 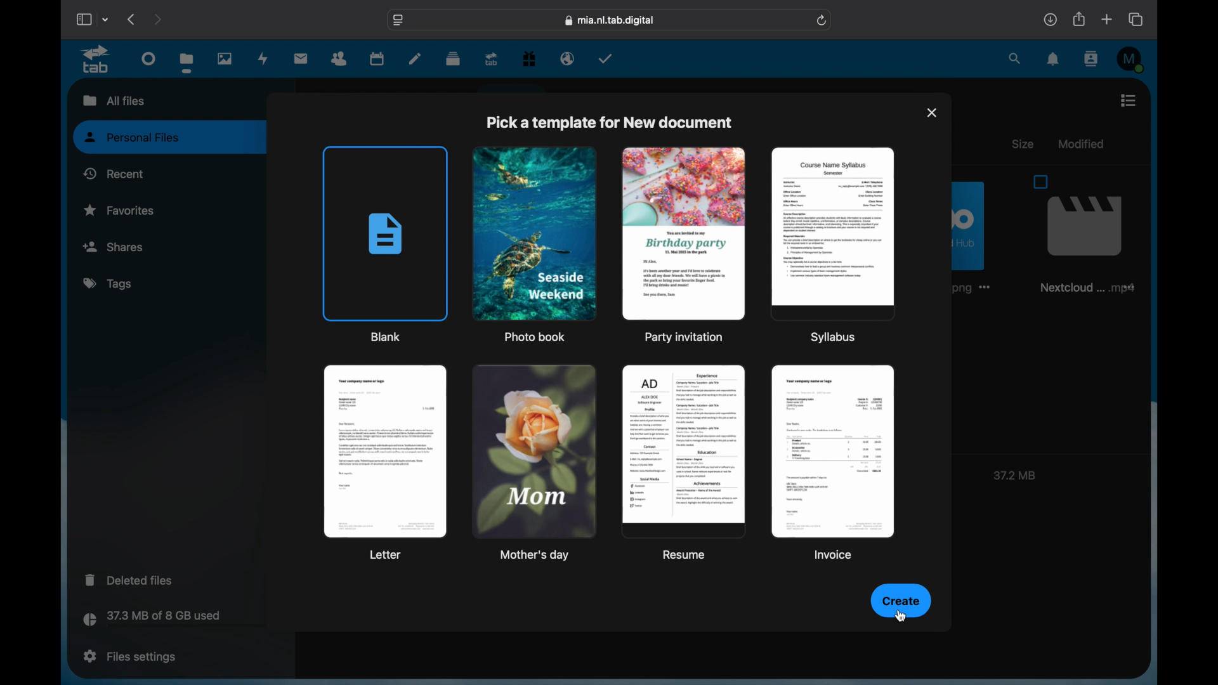 I want to click on share, so click(x=1080, y=19).